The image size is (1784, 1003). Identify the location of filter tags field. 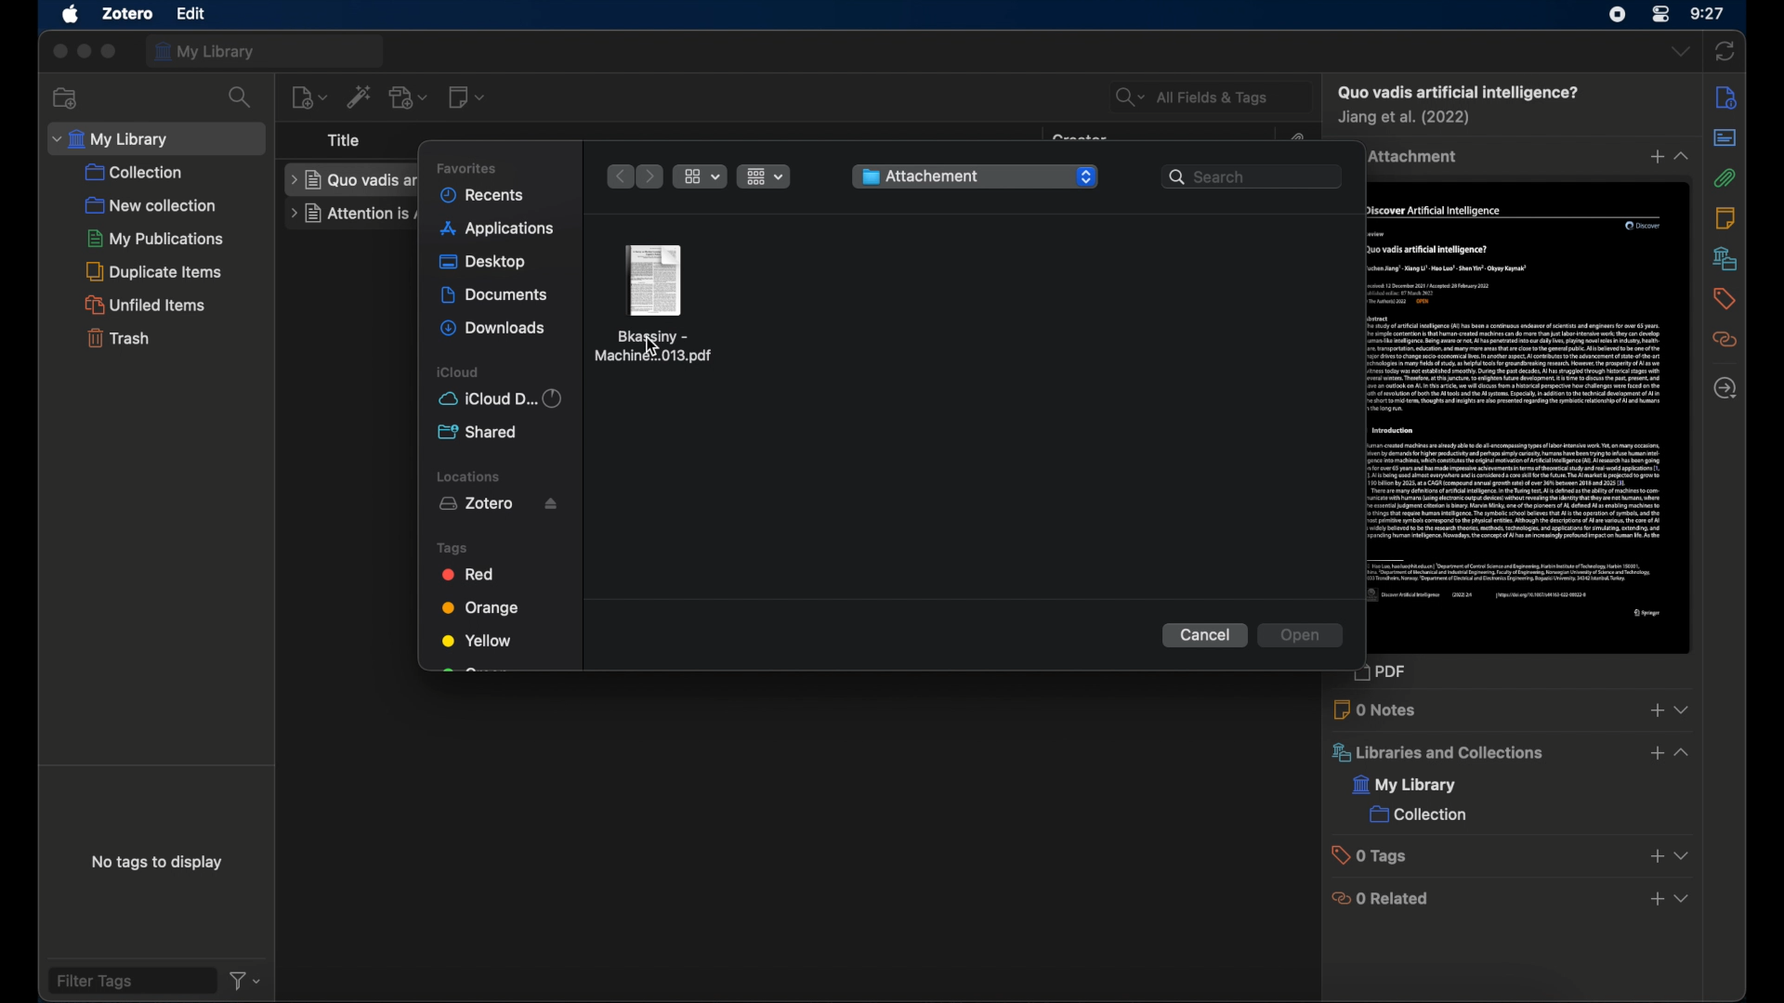
(130, 980).